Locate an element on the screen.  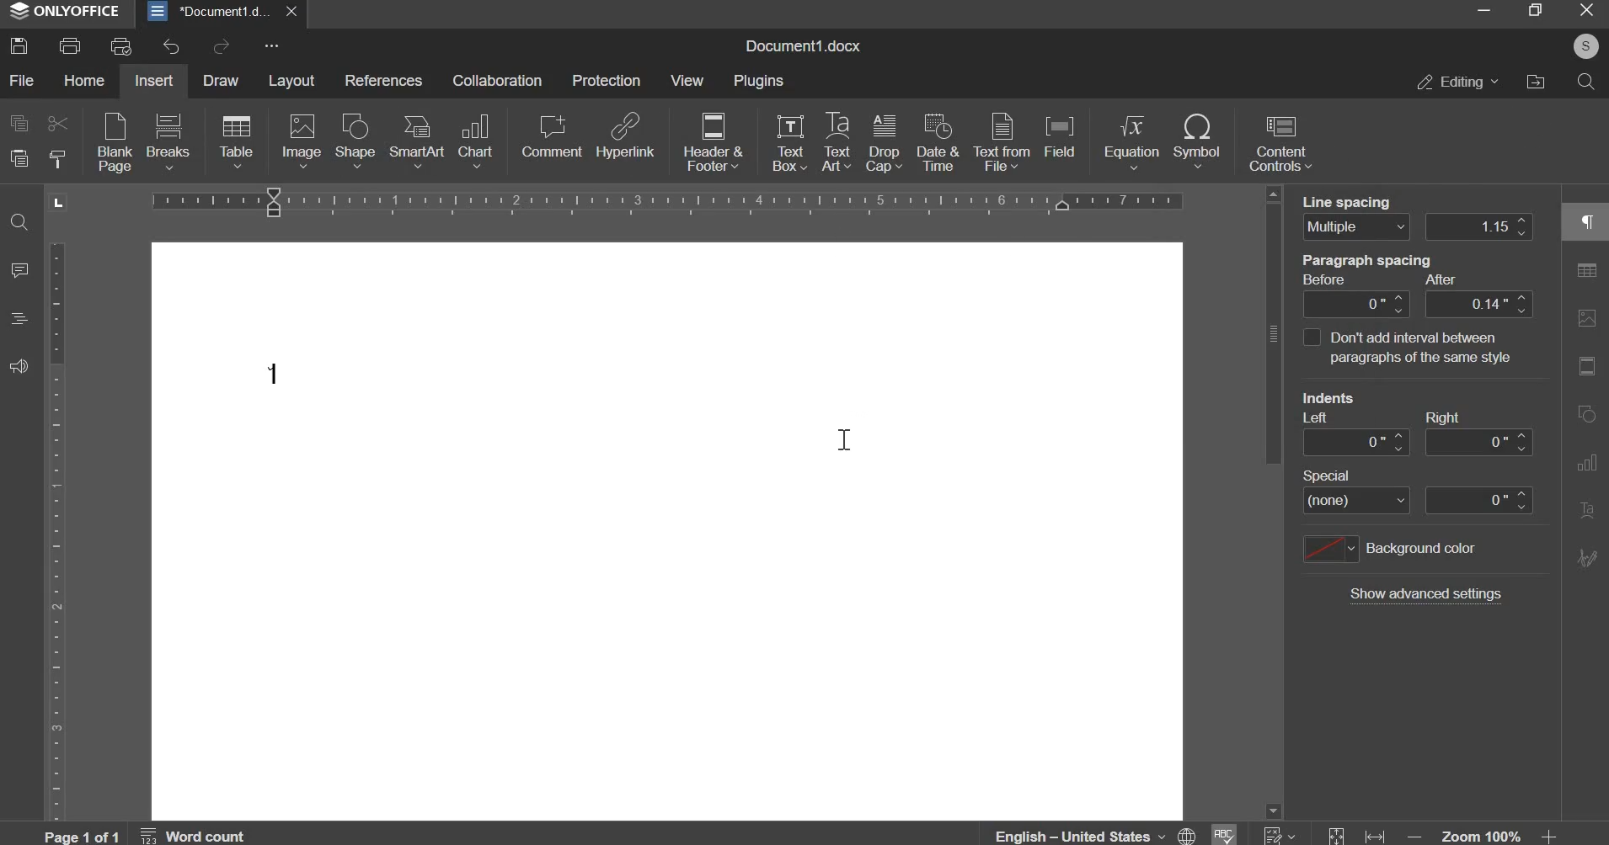
maximize is located at coordinates (1534, 9).